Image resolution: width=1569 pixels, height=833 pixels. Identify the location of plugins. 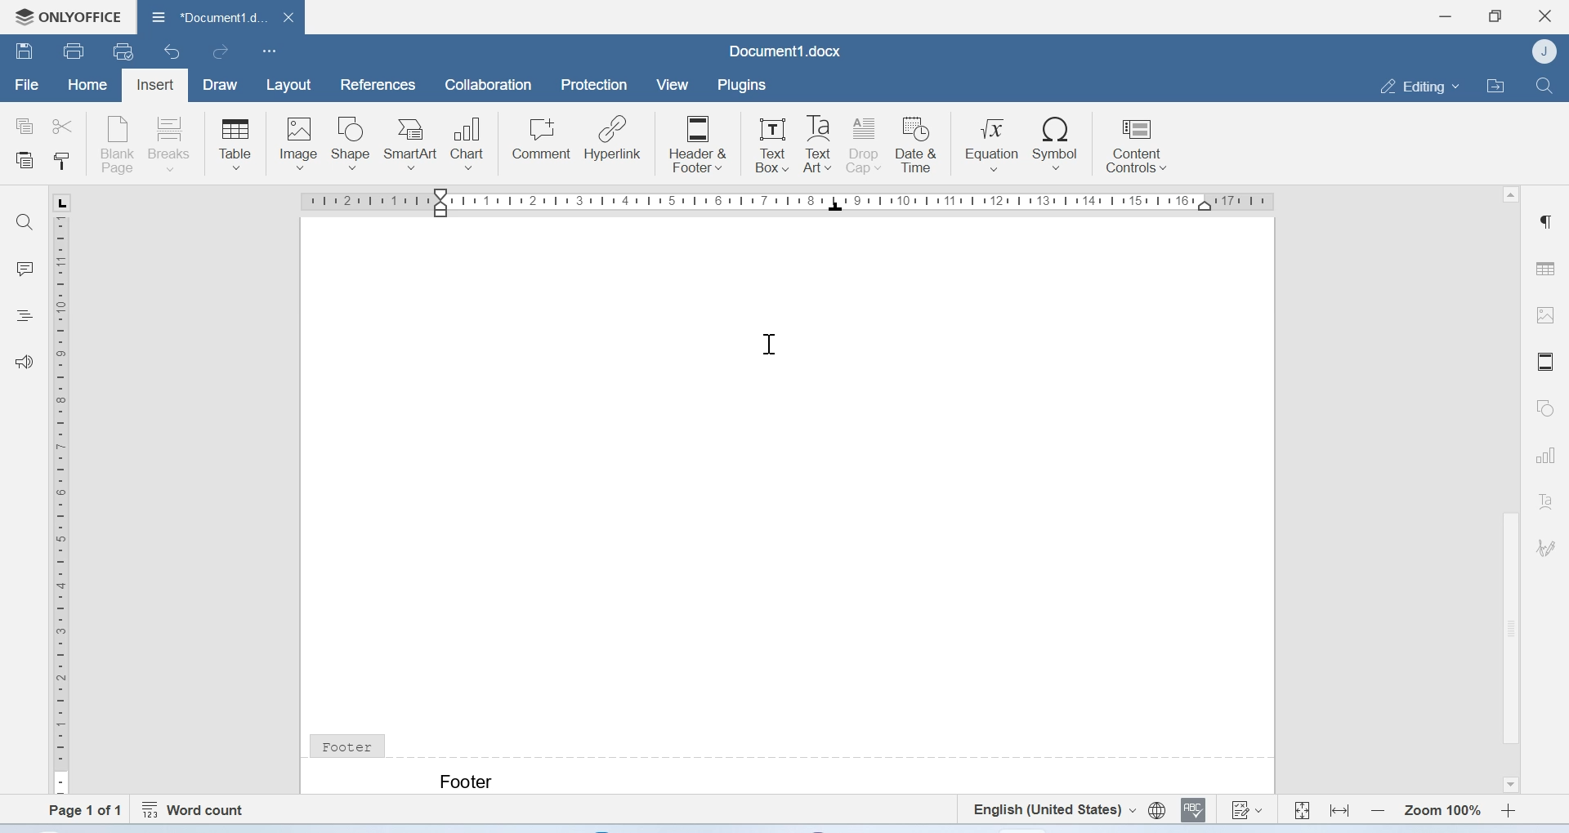
(749, 85).